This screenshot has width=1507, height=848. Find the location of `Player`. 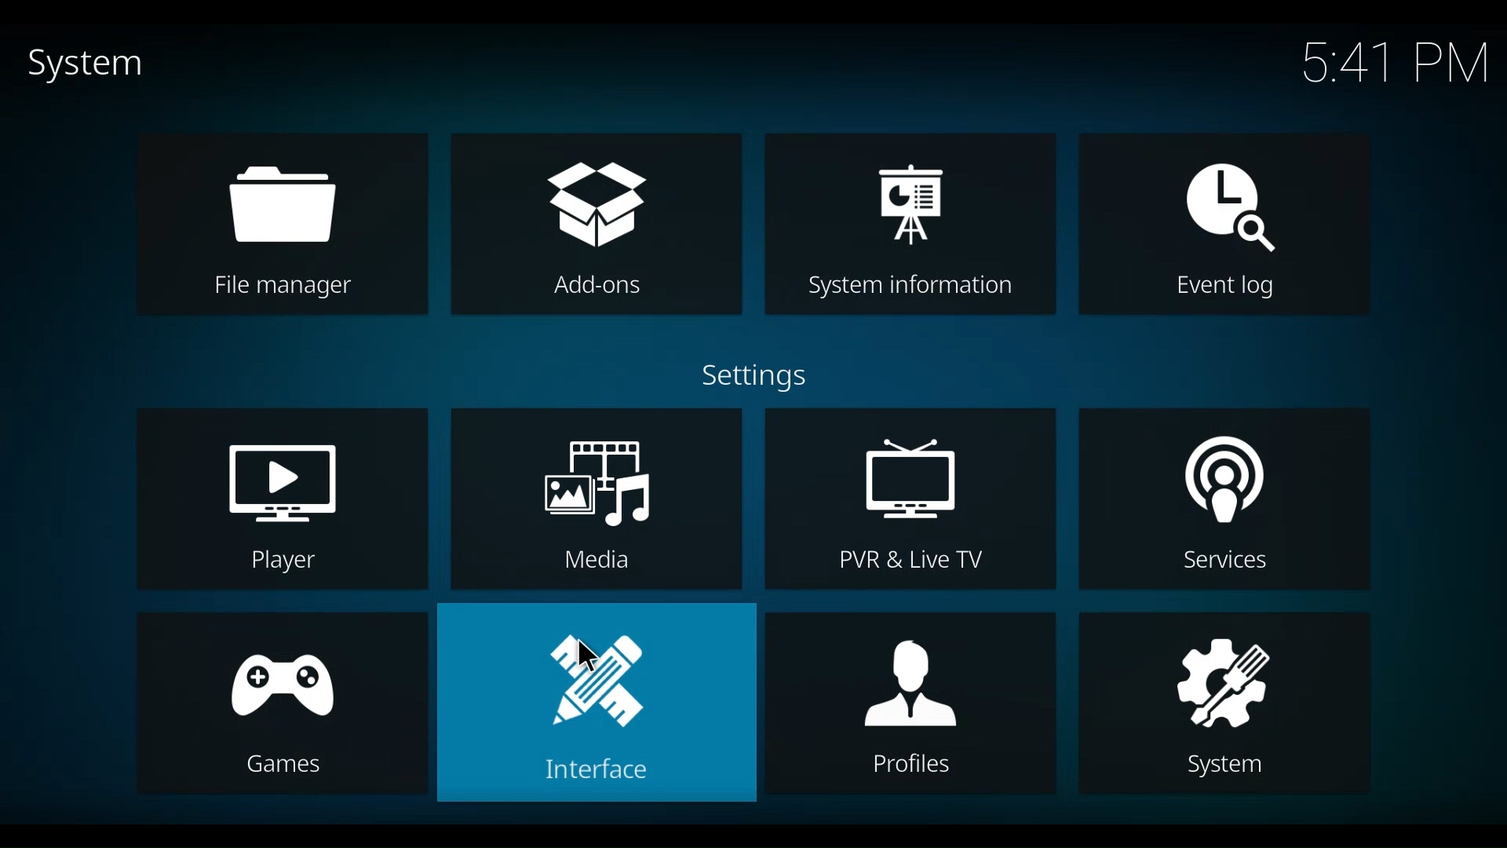

Player is located at coordinates (281, 498).